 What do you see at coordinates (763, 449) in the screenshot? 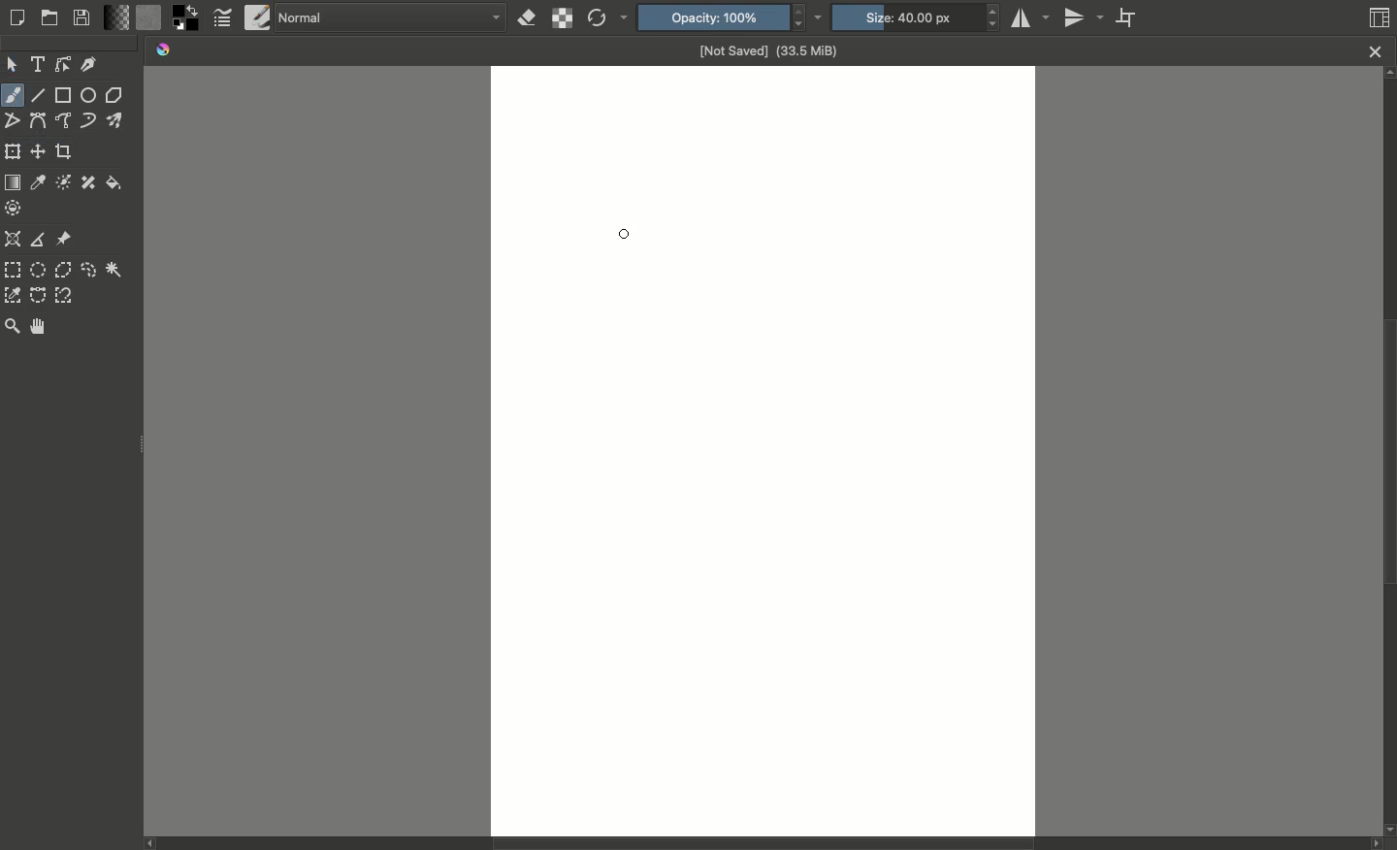
I see `Canvas` at bounding box center [763, 449].